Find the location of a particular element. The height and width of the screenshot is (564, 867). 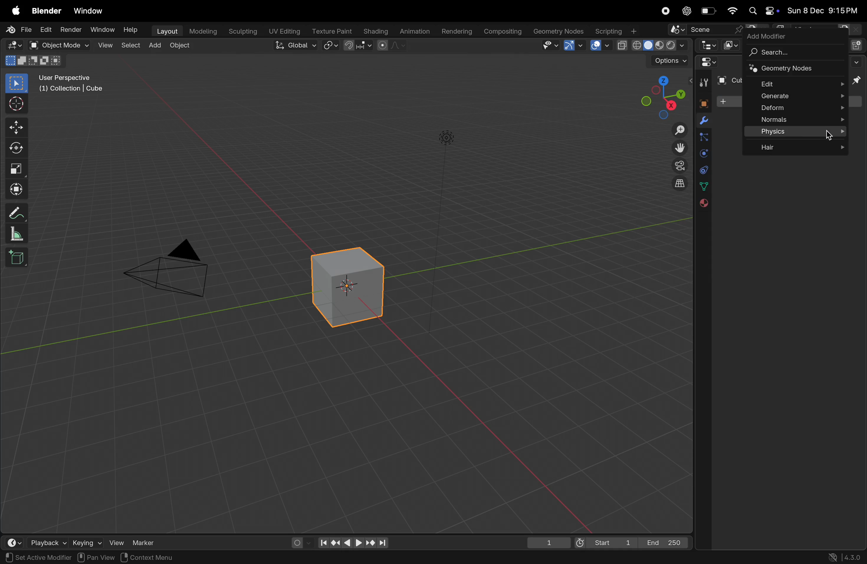

date and time is located at coordinates (823, 12).